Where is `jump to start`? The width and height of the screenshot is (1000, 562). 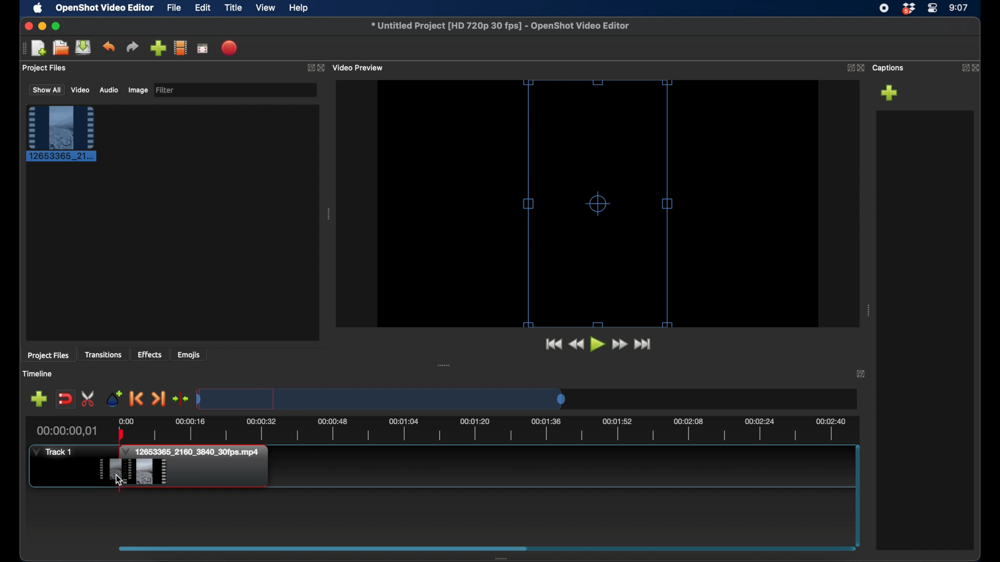
jump to start is located at coordinates (552, 344).